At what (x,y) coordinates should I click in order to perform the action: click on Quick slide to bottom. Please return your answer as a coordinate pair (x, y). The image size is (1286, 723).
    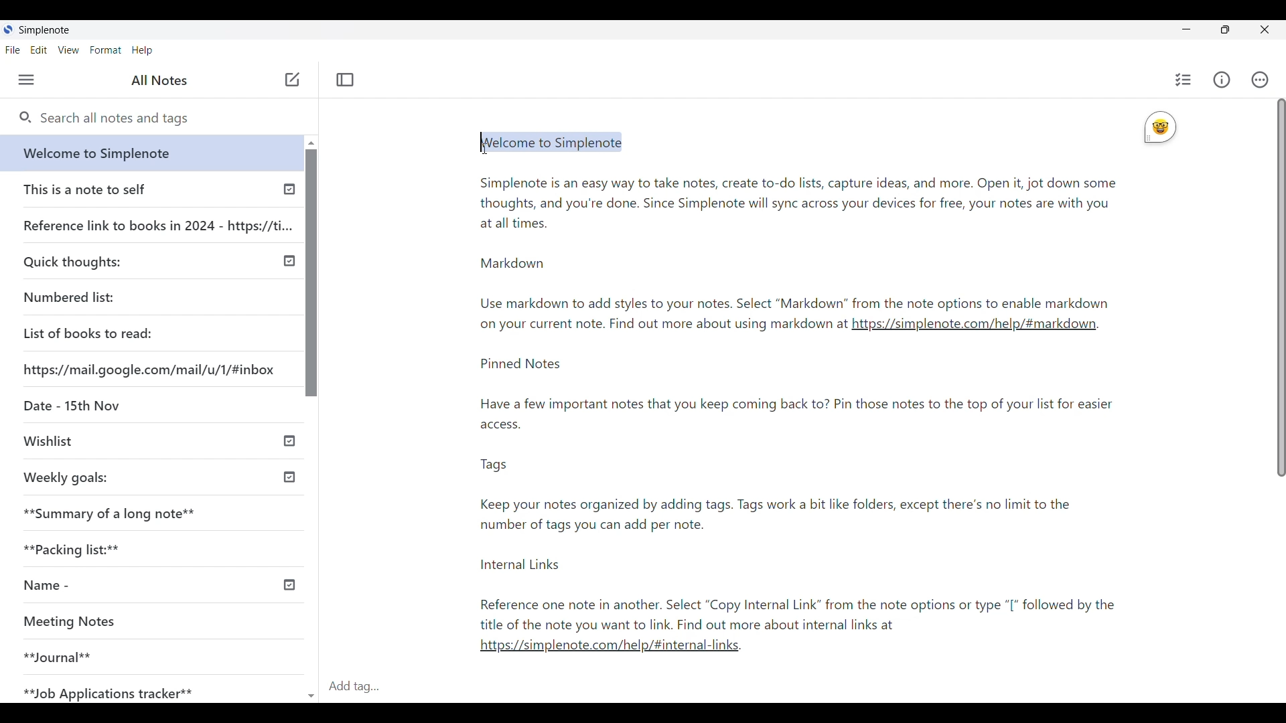
    Looking at the image, I should click on (311, 690).